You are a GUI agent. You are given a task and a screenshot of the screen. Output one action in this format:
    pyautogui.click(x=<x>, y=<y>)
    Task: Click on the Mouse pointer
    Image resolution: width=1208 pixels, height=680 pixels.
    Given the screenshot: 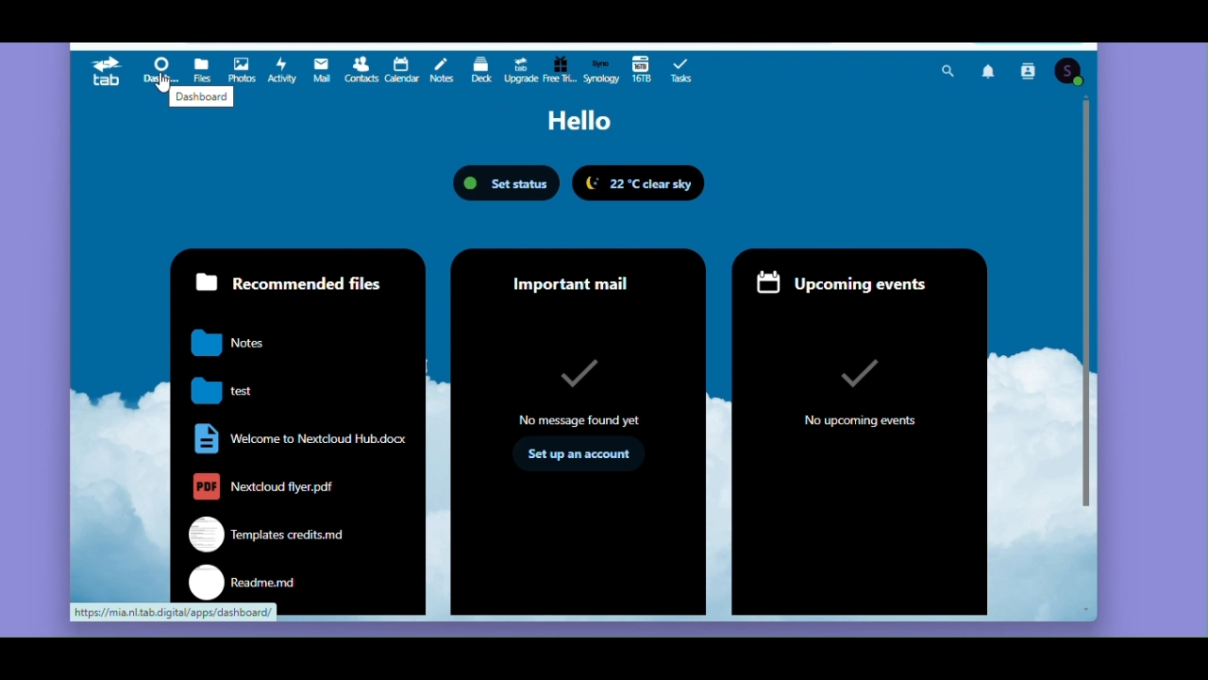 What is the action you would take?
    pyautogui.click(x=160, y=84)
    